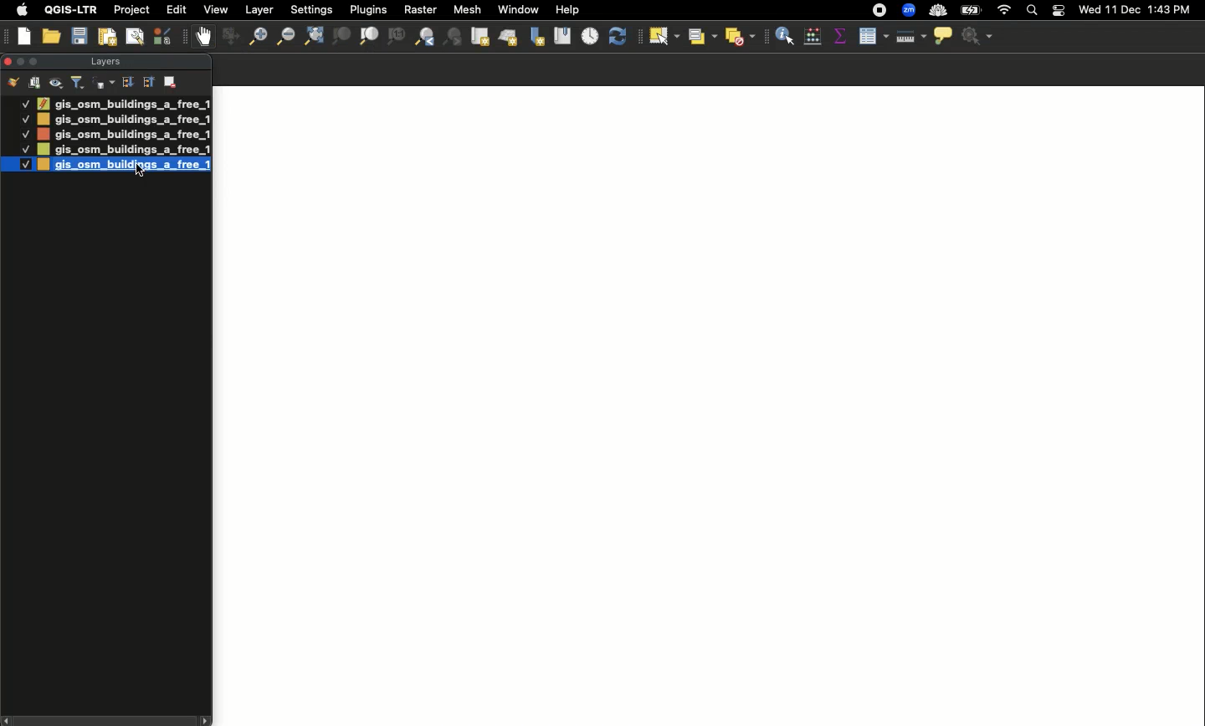  Describe the element at coordinates (79, 37) in the screenshot. I see `Save` at that location.